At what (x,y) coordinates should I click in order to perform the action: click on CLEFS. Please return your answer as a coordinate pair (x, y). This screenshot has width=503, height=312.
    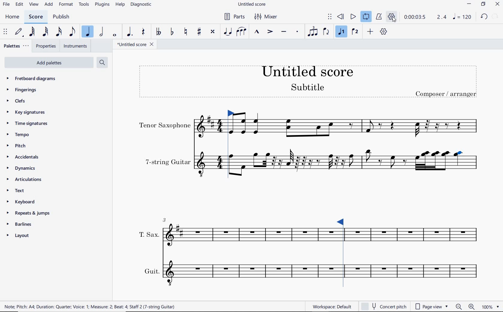
    Looking at the image, I should click on (19, 101).